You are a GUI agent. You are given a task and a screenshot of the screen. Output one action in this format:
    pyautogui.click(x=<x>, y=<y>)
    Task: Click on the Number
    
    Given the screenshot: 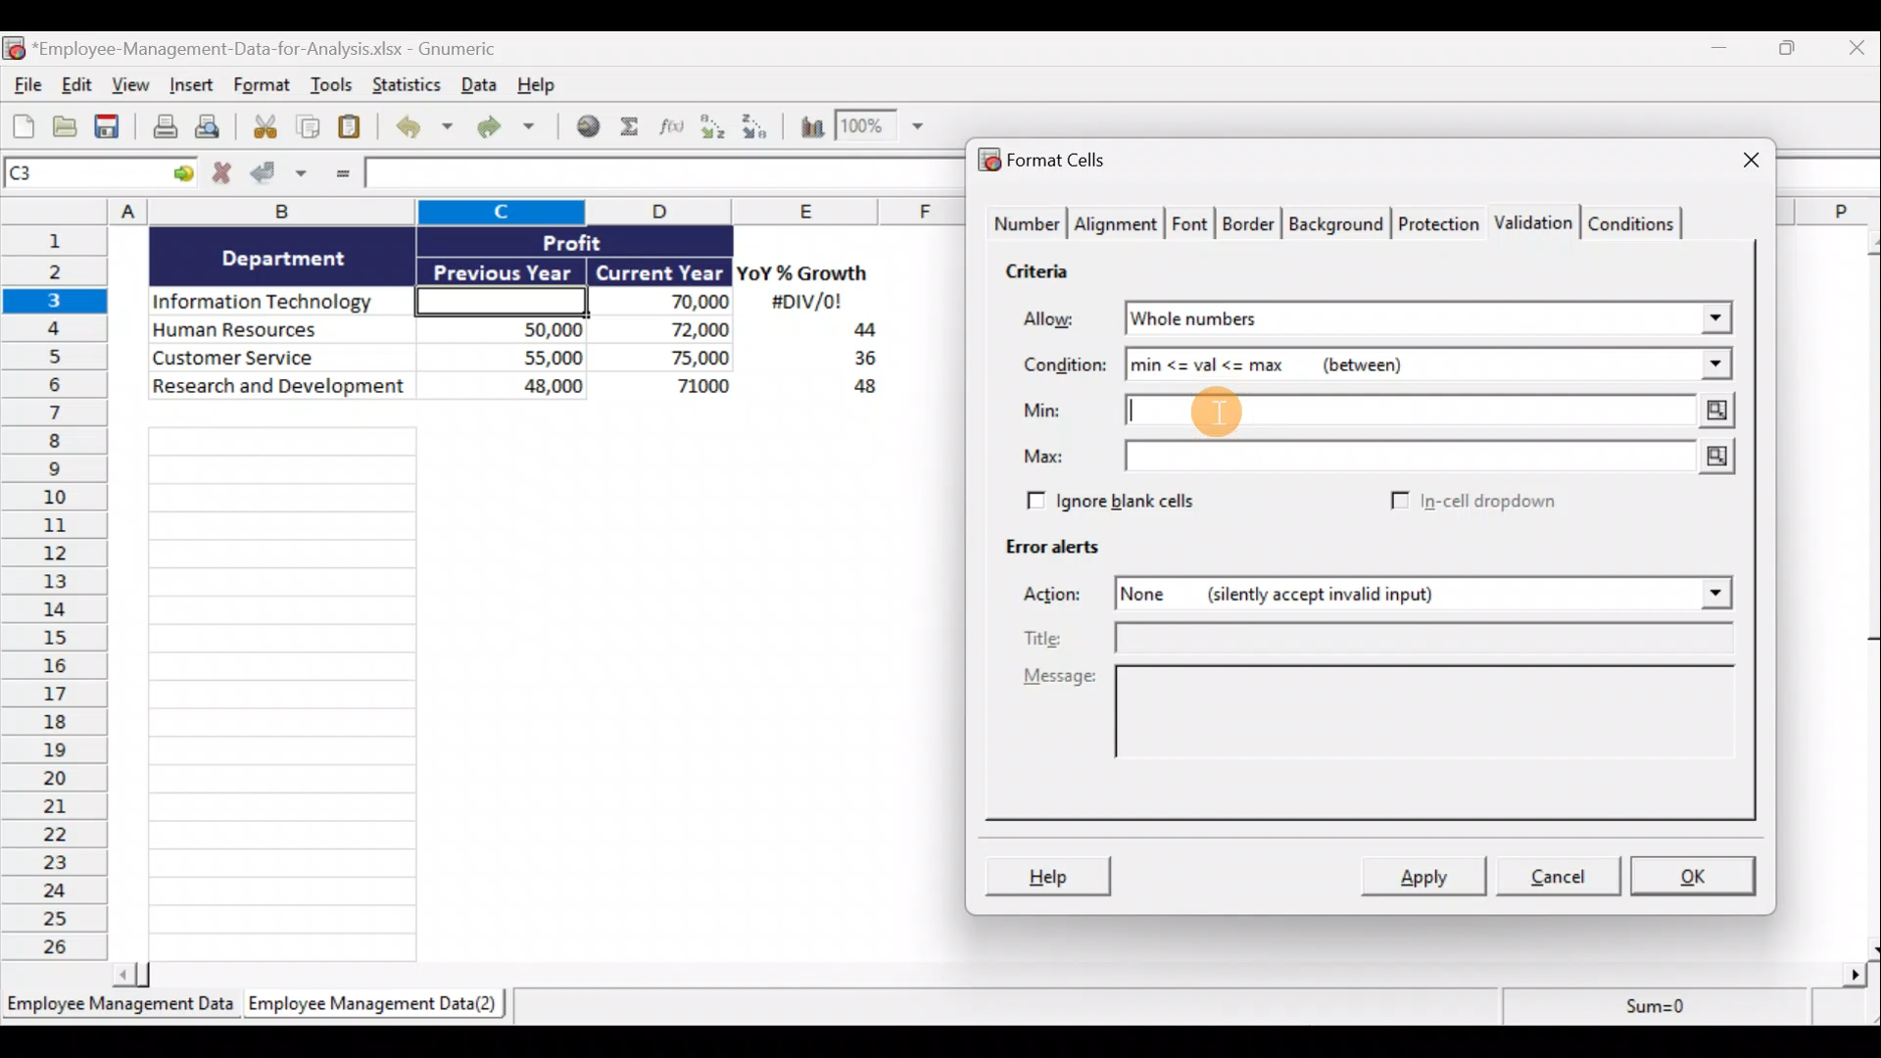 What is the action you would take?
    pyautogui.click(x=1025, y=225)
    